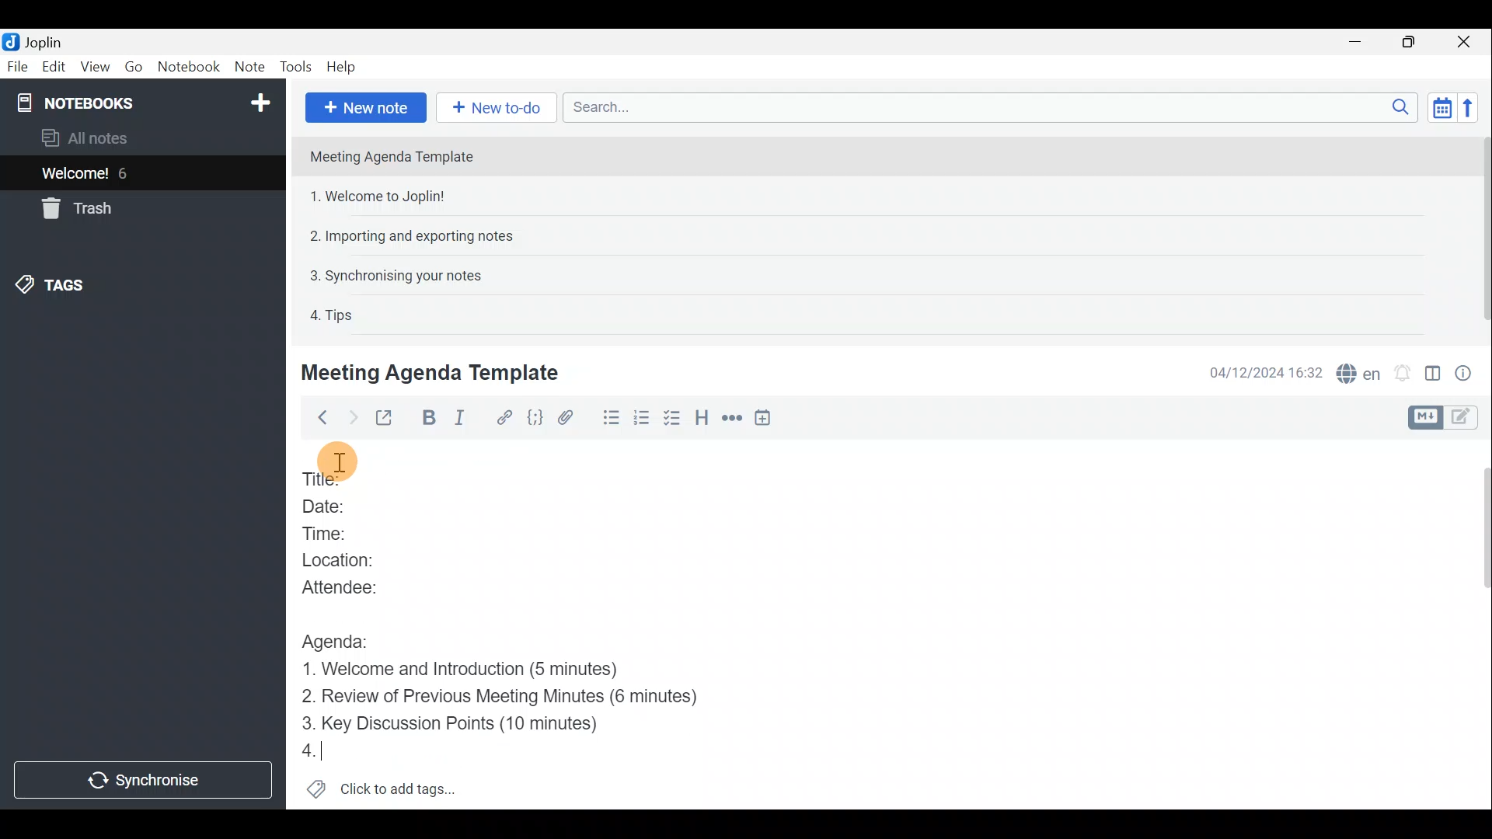 This screenshot has width=1492, height=839. What do you see at coordinates (396, 275) in the screenshot?
I see `3. Synchronising your notes` at bounding box center [396, 275].